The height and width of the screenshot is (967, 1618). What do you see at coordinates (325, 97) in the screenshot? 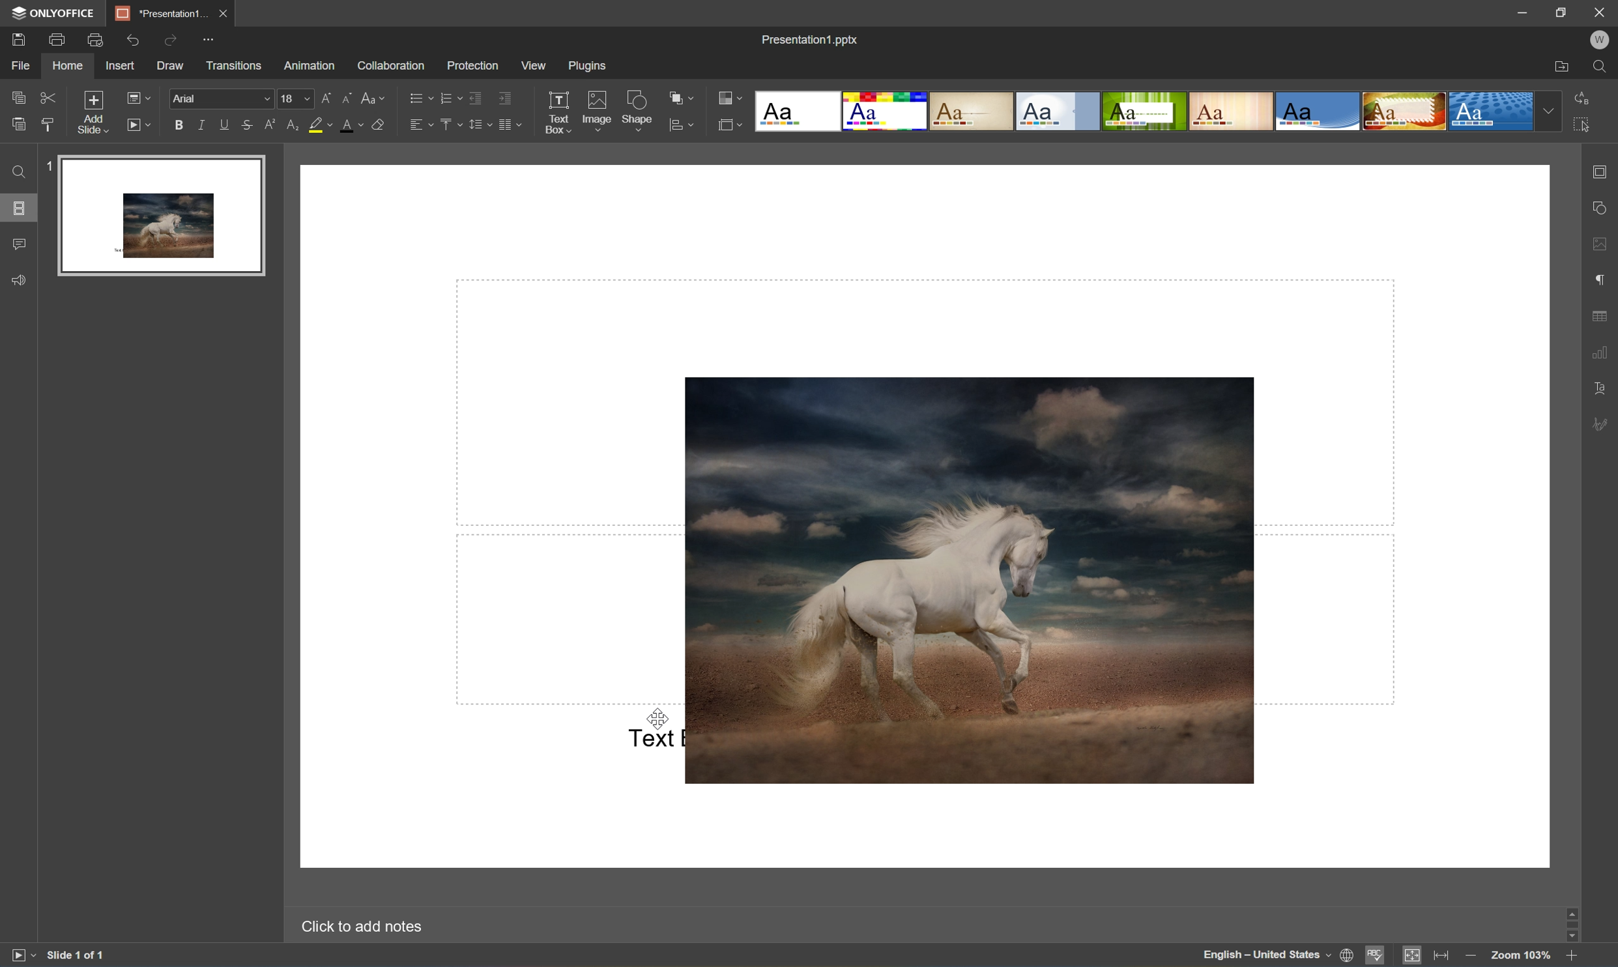
I see `Increment font size` at bounding box center [325, 97].